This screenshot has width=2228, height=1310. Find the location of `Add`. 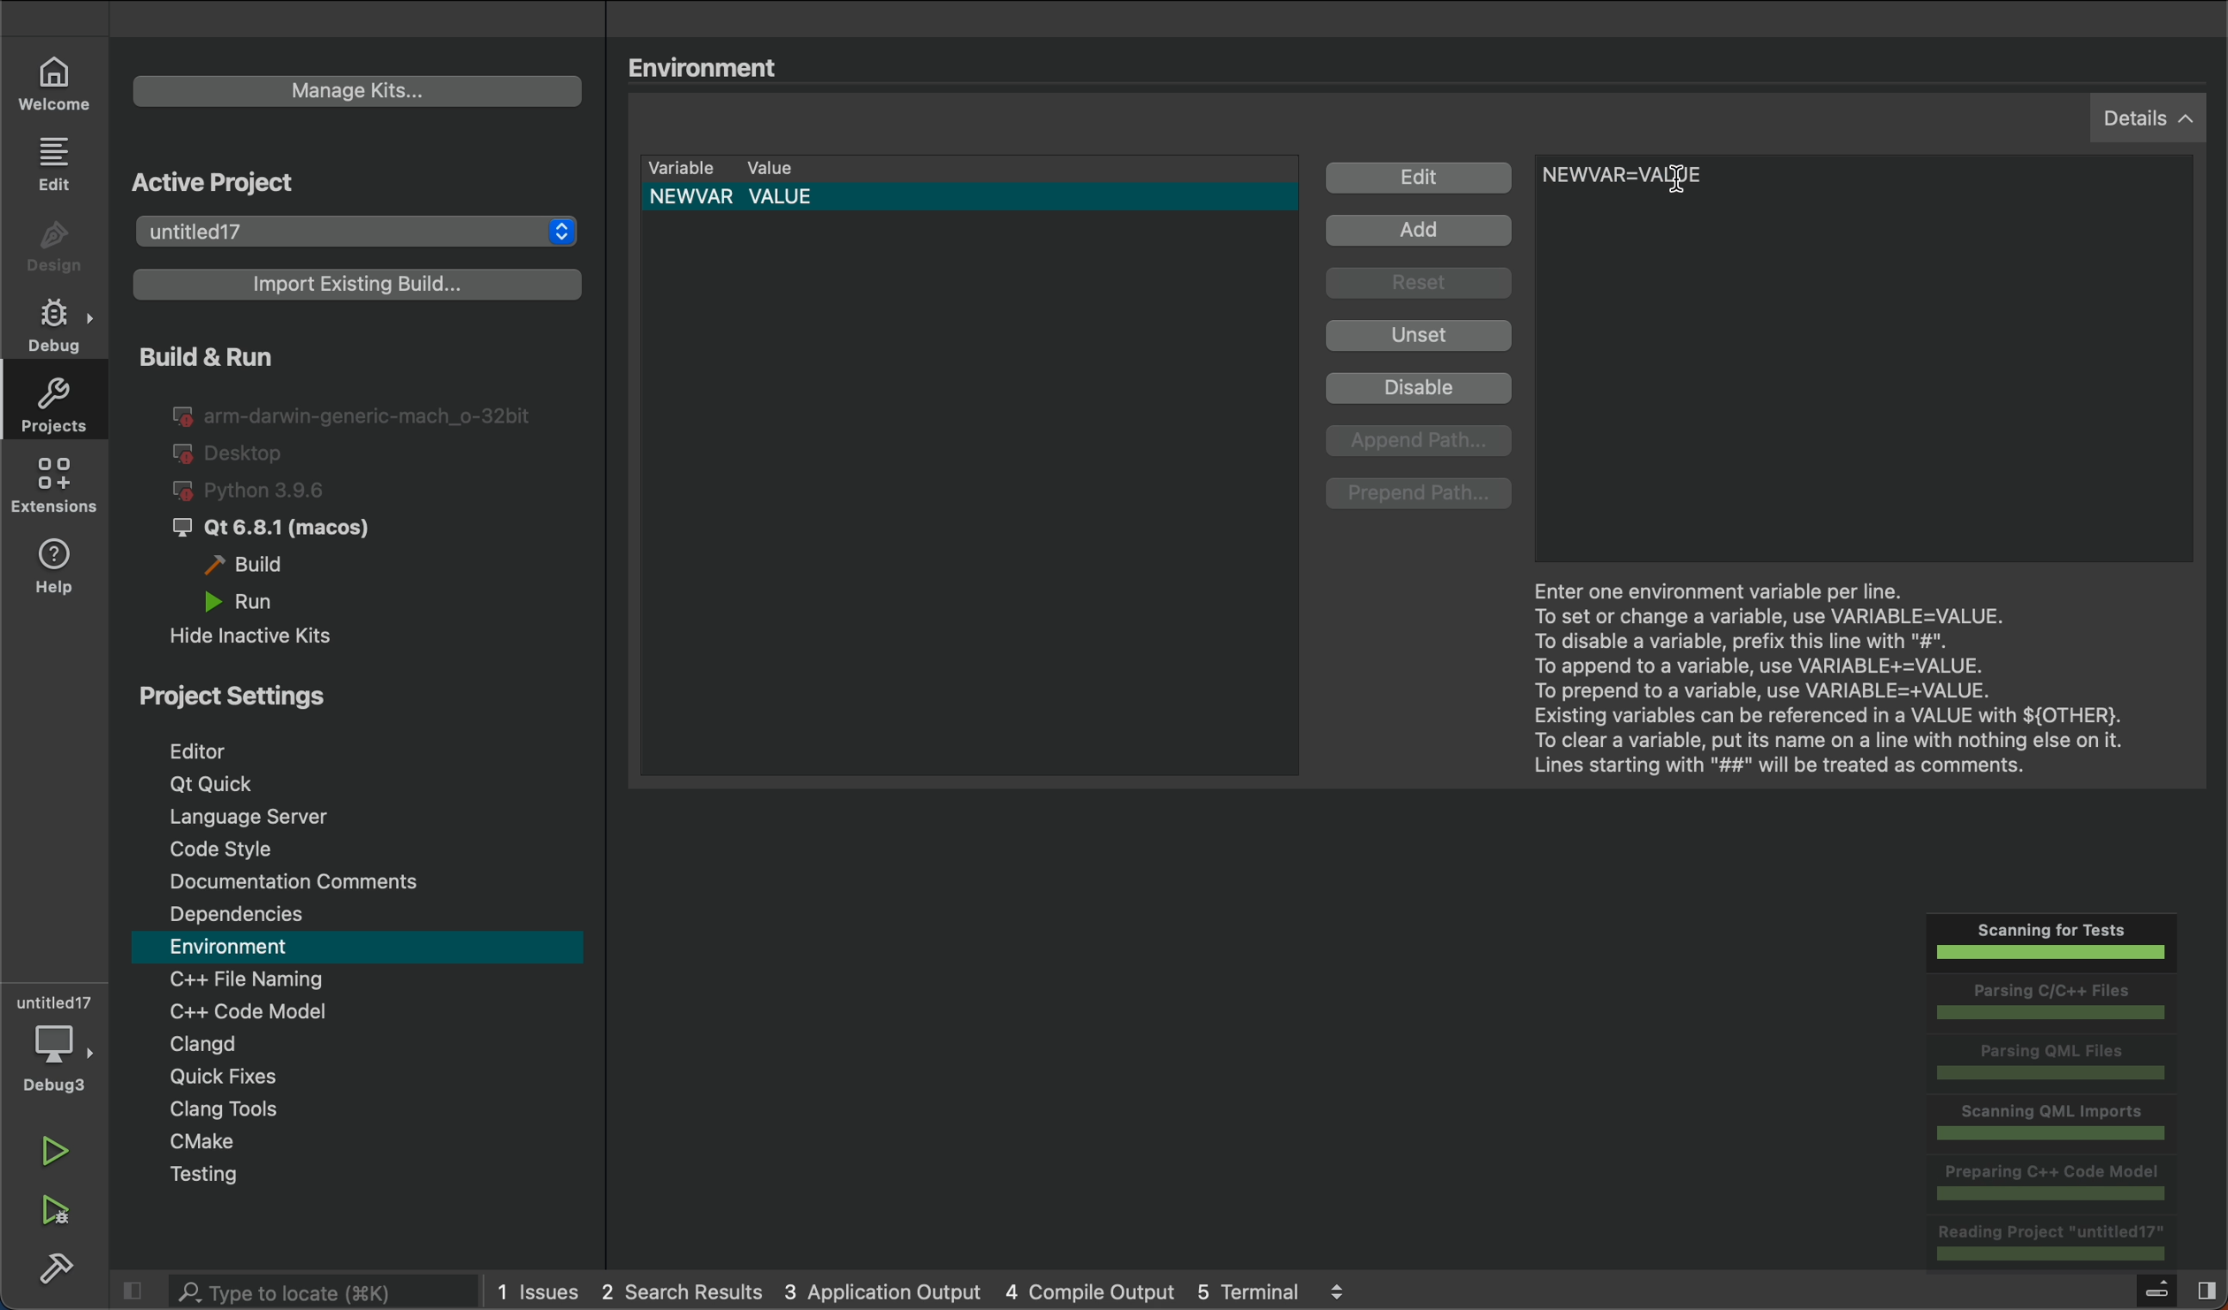

Add is located at coordinates (1423, 232).